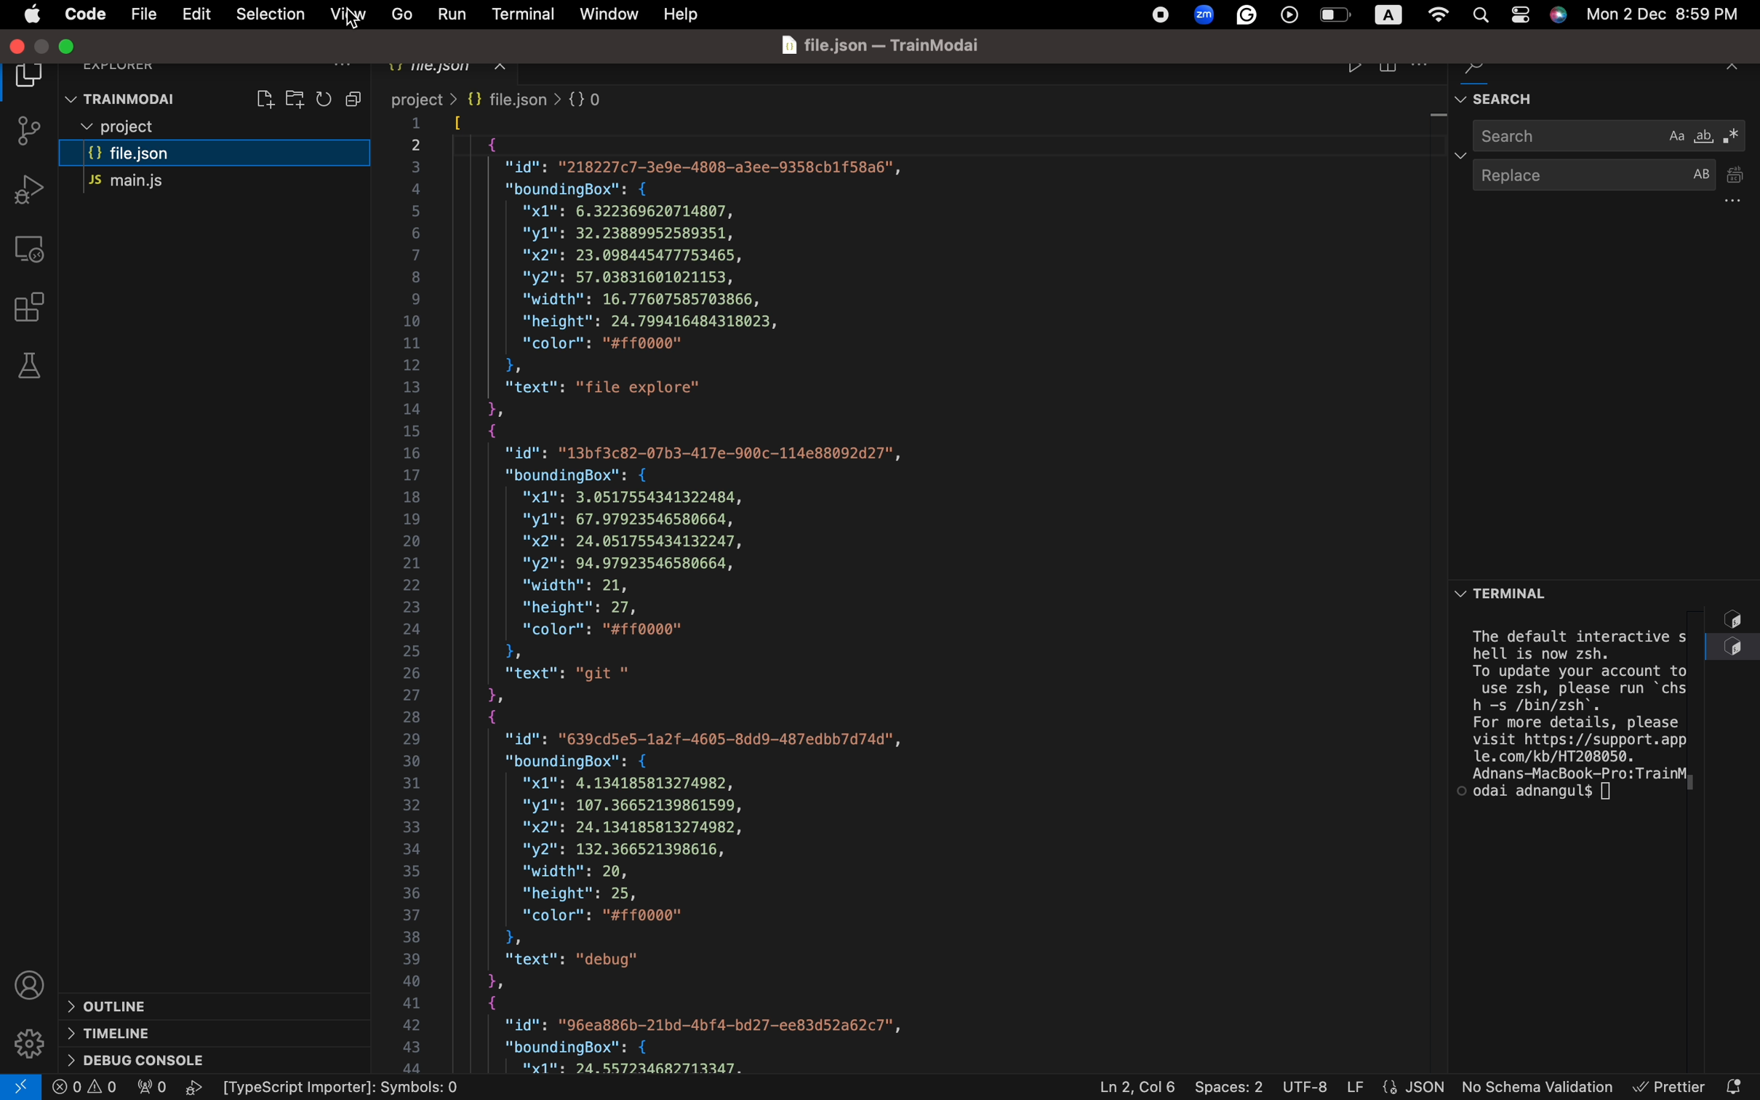 The height and width of the screenshot is (1100, 1760). Describe the element at coordinates (356, 97) in the screenshot. I see `` at that location.